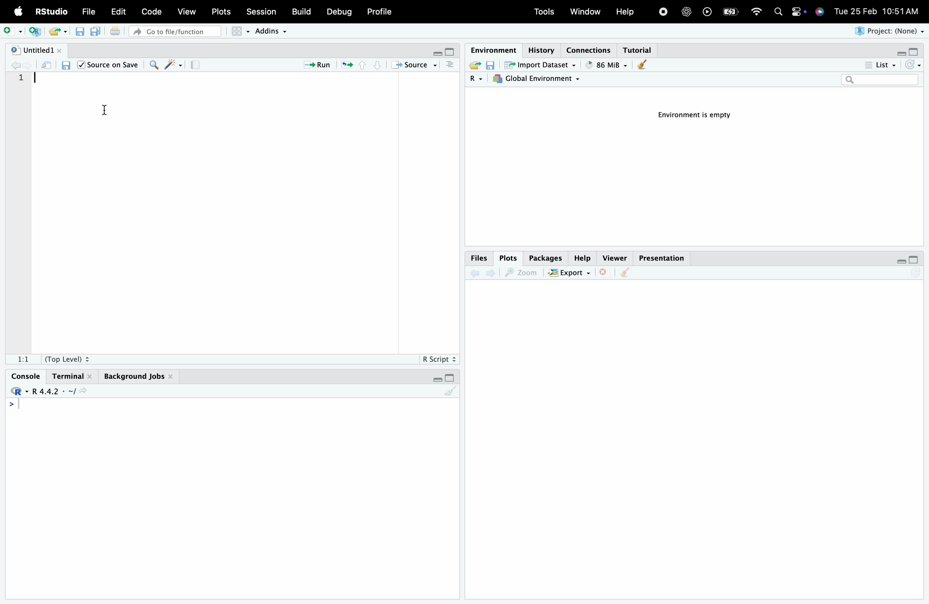 The width and height of the screenshot is (929, 604). What do you see at coordinates (915, 65) in the screenshot?
I see `reload` at bounding box center [915, 65].